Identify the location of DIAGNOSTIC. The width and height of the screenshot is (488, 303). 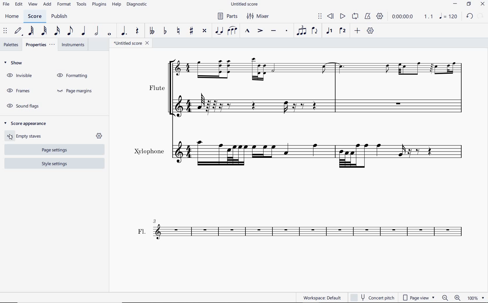
(136, 5).